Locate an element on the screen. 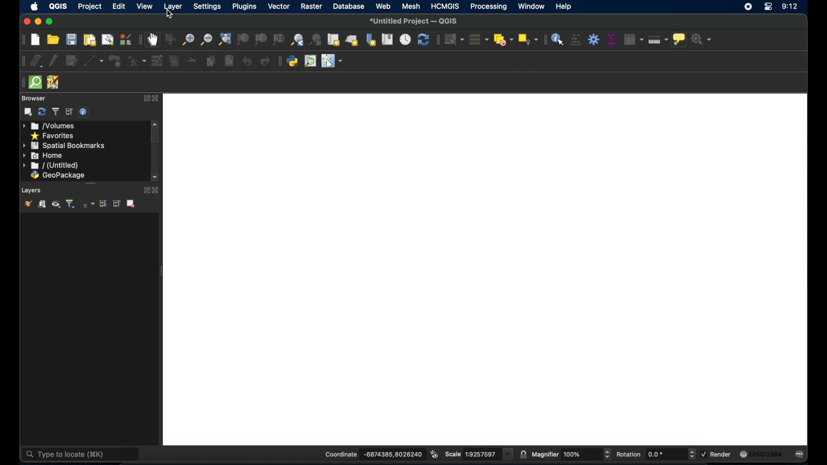 Image resolution: width=827 pixels, height=465 pixels. cursor is located at coordinates (170, 13).